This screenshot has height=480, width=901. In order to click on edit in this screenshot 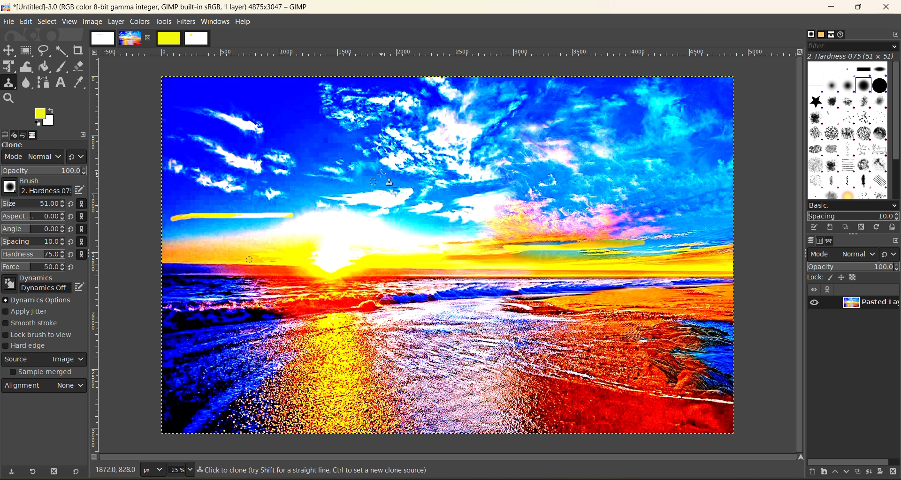, I will do `click(80, 285)`.